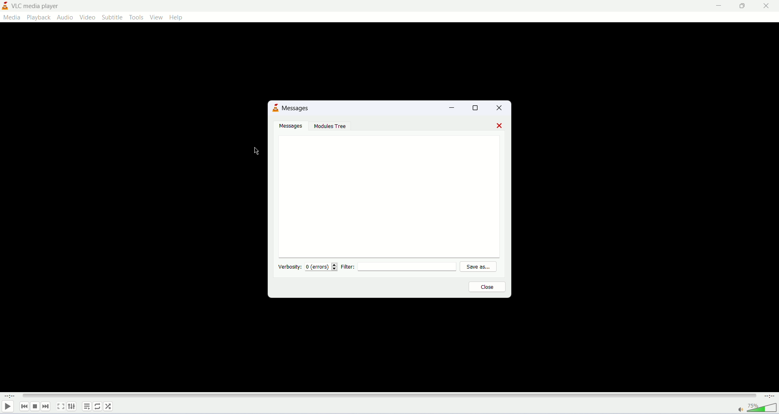 The image size is (779, 414). I want to click on view, so click(157, 17).